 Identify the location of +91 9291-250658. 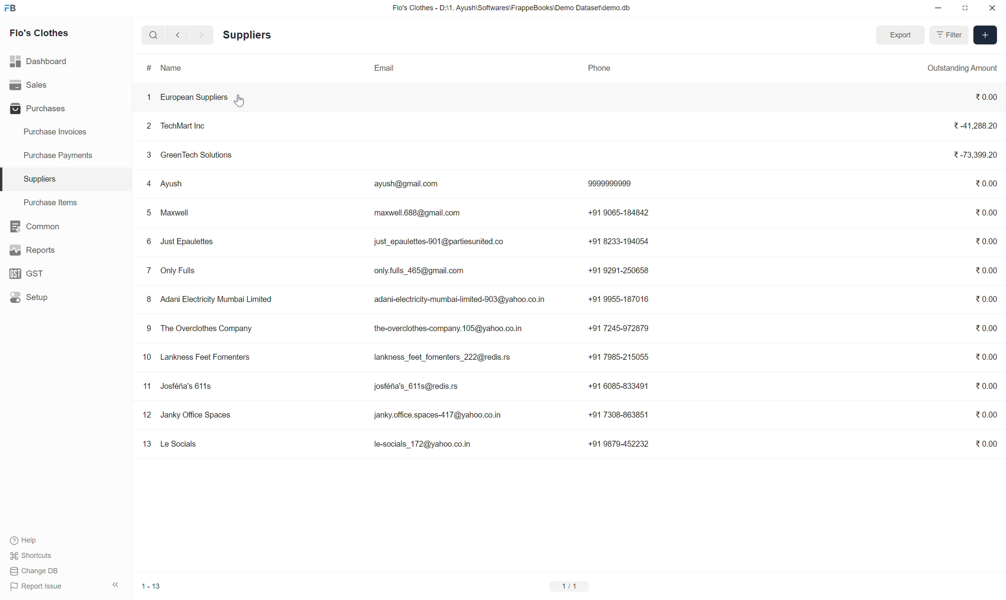
(617, 271).